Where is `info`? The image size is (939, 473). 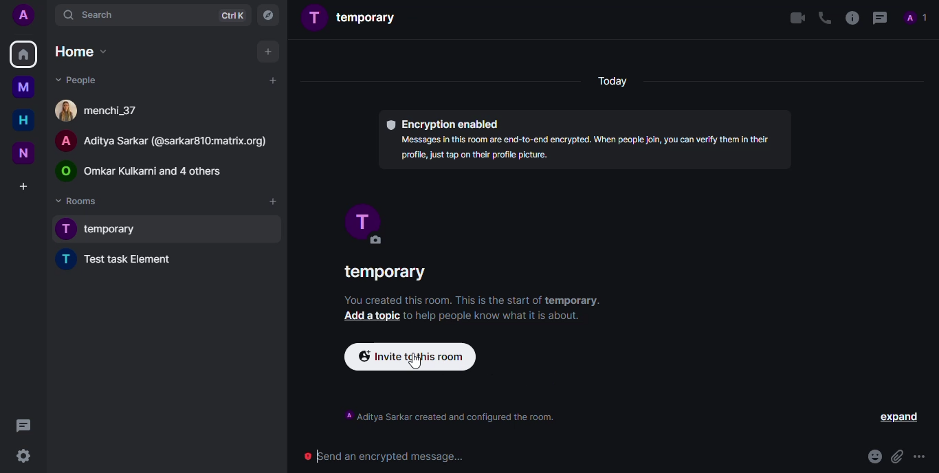
info is located at coordinates (850, 19).